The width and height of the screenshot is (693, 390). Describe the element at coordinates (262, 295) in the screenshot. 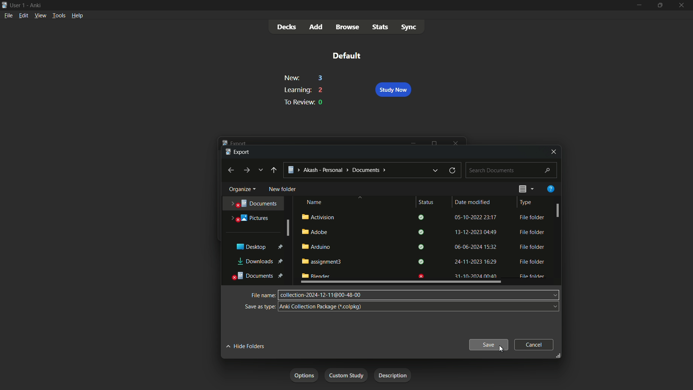

I see `file name` at that location.